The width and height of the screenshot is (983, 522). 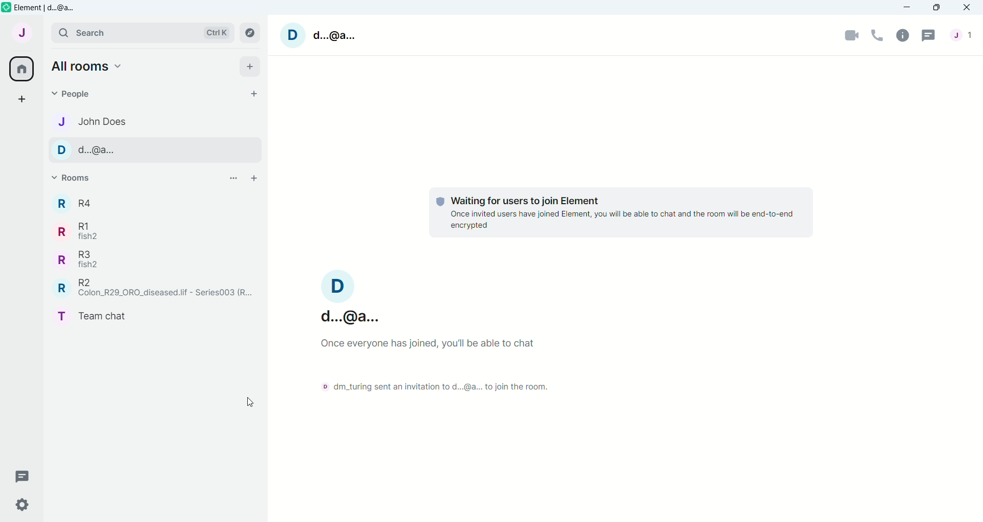 I want to click on Maximize, so click(x=935, y=7).